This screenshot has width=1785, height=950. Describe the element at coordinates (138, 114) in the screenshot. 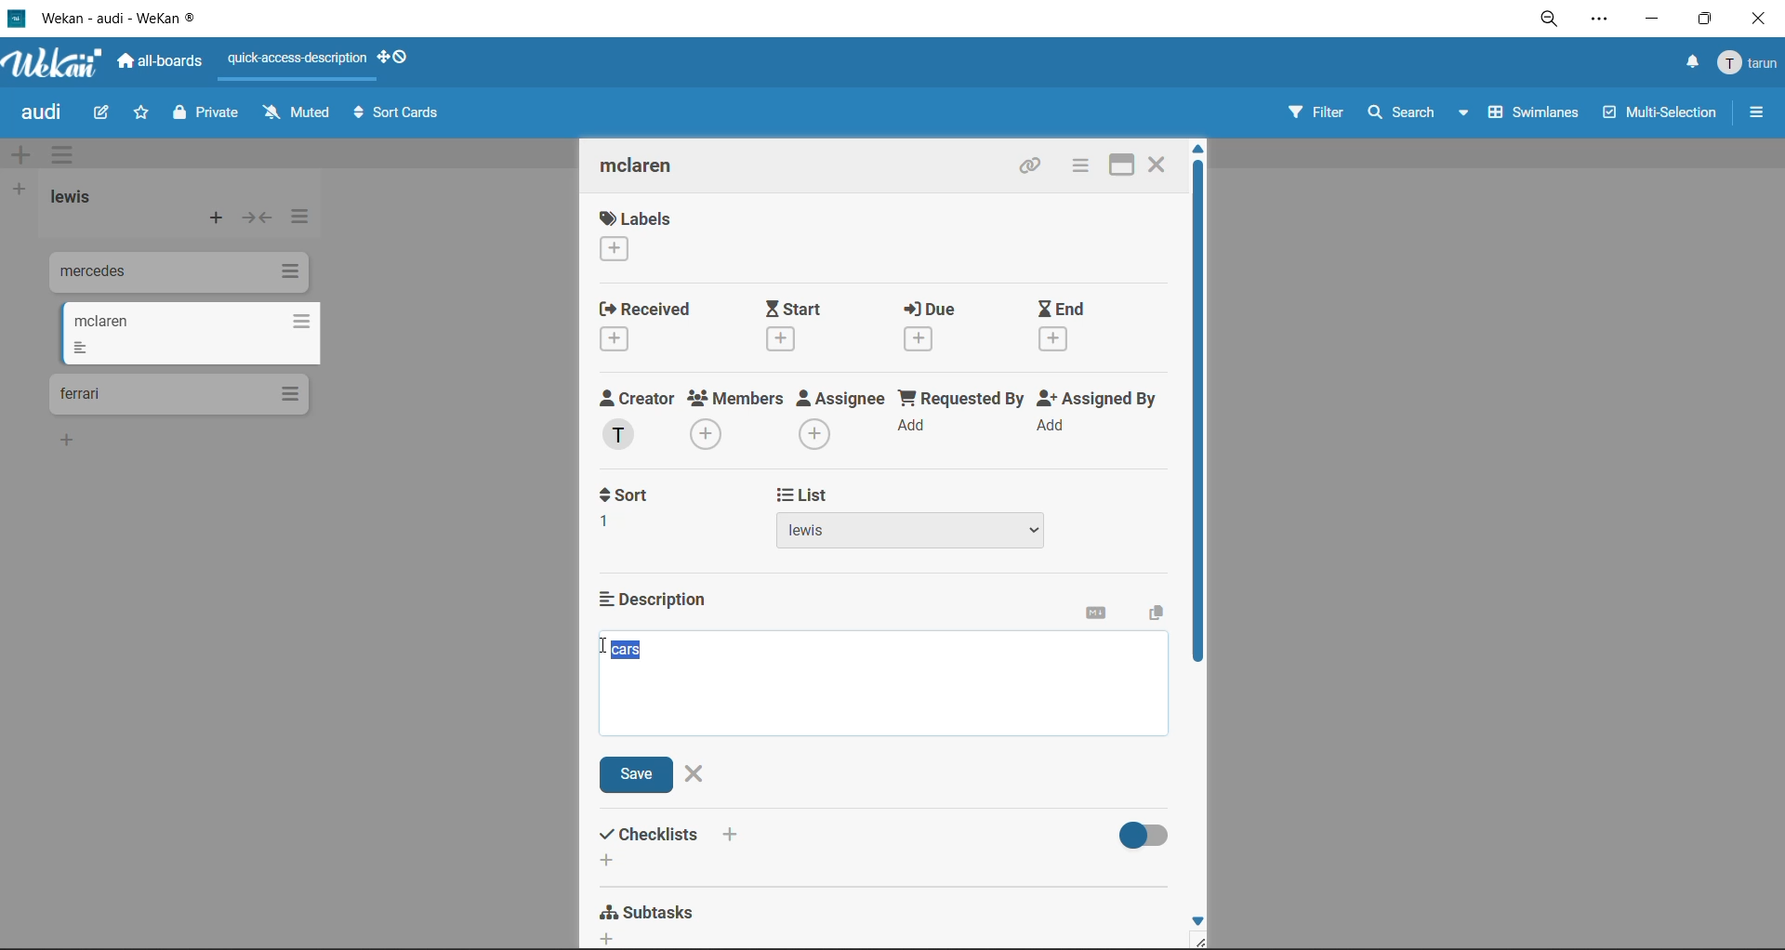

I see `star` at that location.